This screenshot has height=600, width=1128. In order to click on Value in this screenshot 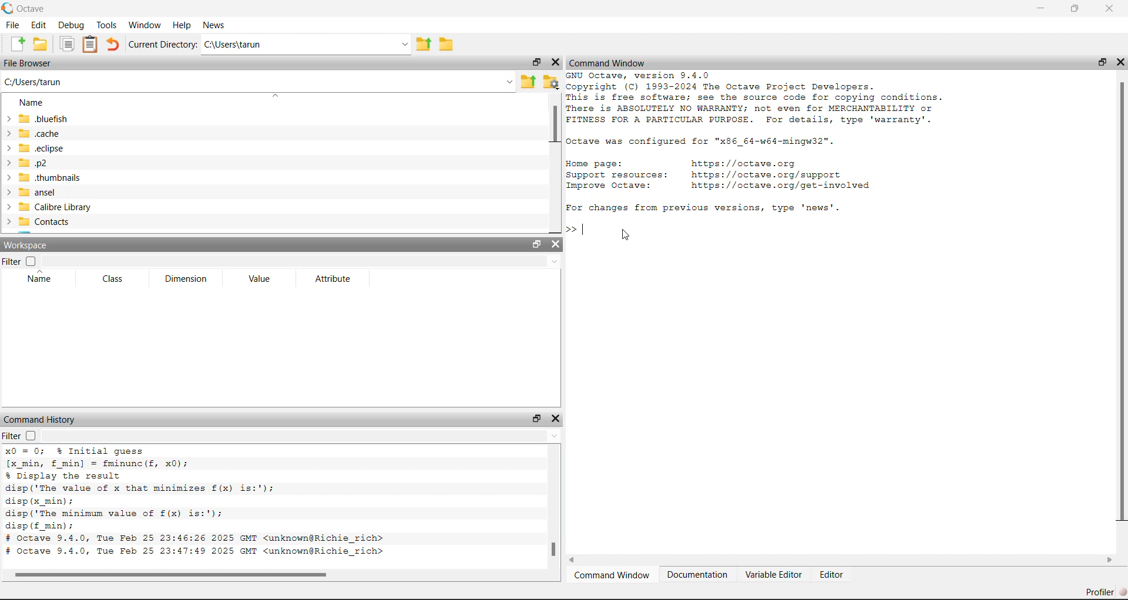, I will do `click(263, 280)`.